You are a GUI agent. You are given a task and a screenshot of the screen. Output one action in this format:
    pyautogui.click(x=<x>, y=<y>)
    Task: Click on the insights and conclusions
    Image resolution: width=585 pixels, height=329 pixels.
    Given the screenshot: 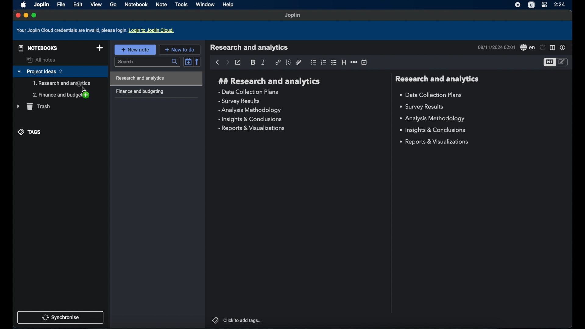 What is the action you would take?
    pyautogui.click(x=434, y=130)
    